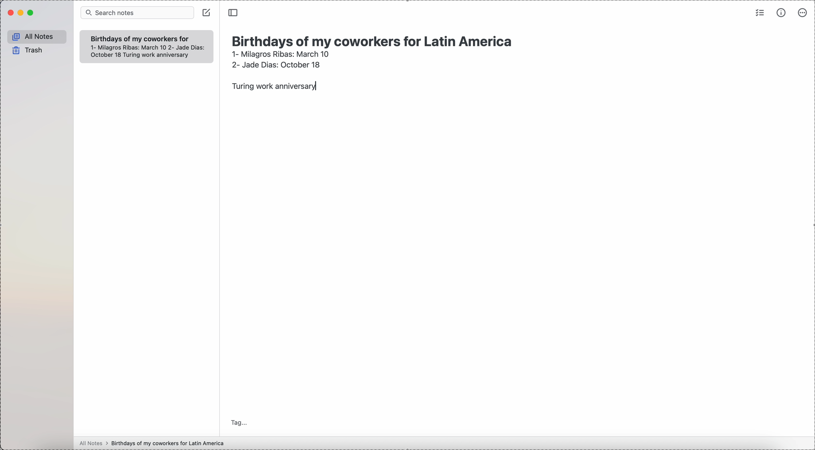 Image resolution: width=815 pixels, height=450 pixels. I want to click on more options, so click(803, 12).